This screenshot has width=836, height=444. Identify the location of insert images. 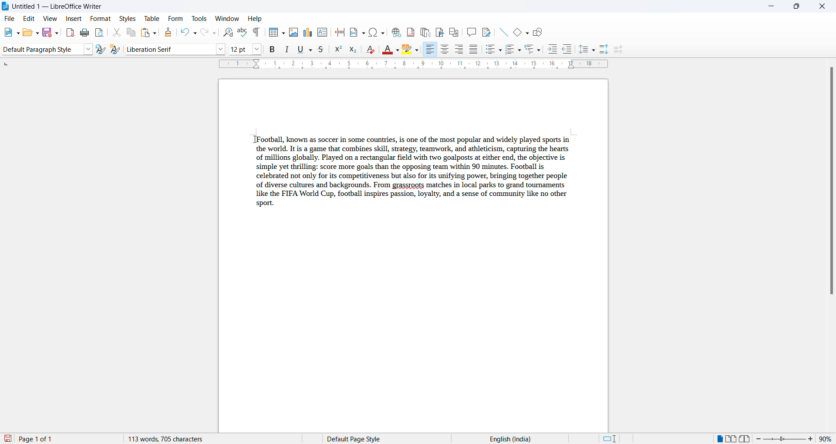
(295, 33).